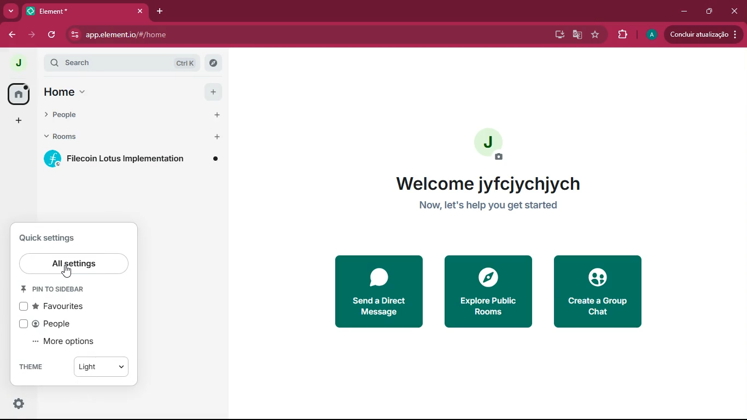 The image size is (747, 420). Describe the element at coordinates (49, 237) in the screenshot. I see `quick settings` at that location.